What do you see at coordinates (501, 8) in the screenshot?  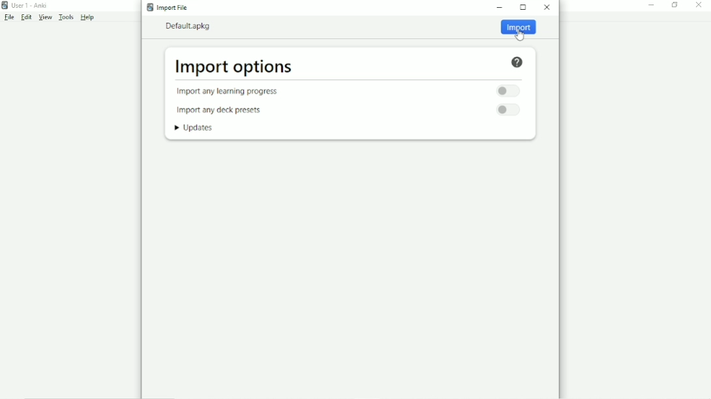 I see `Minimize` at bounding box center [501, 8].